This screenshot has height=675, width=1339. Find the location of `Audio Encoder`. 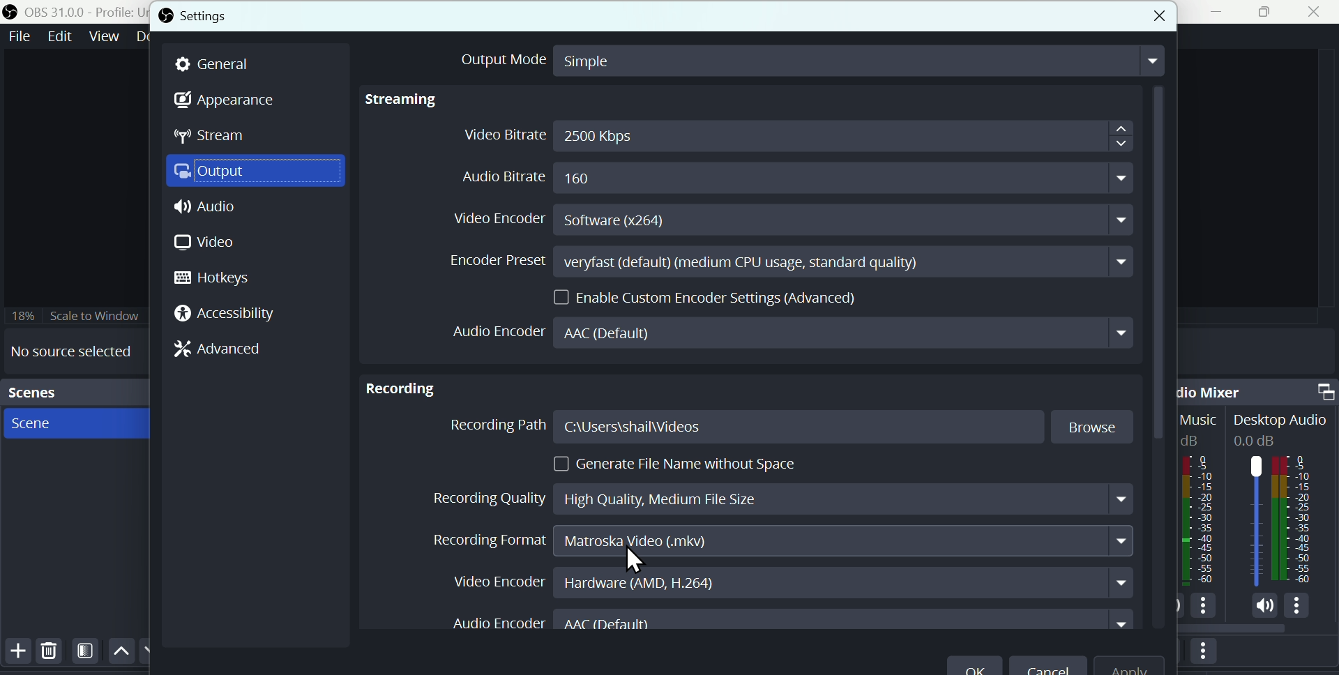

Audio Encoder is located at coordinates (786, 621).